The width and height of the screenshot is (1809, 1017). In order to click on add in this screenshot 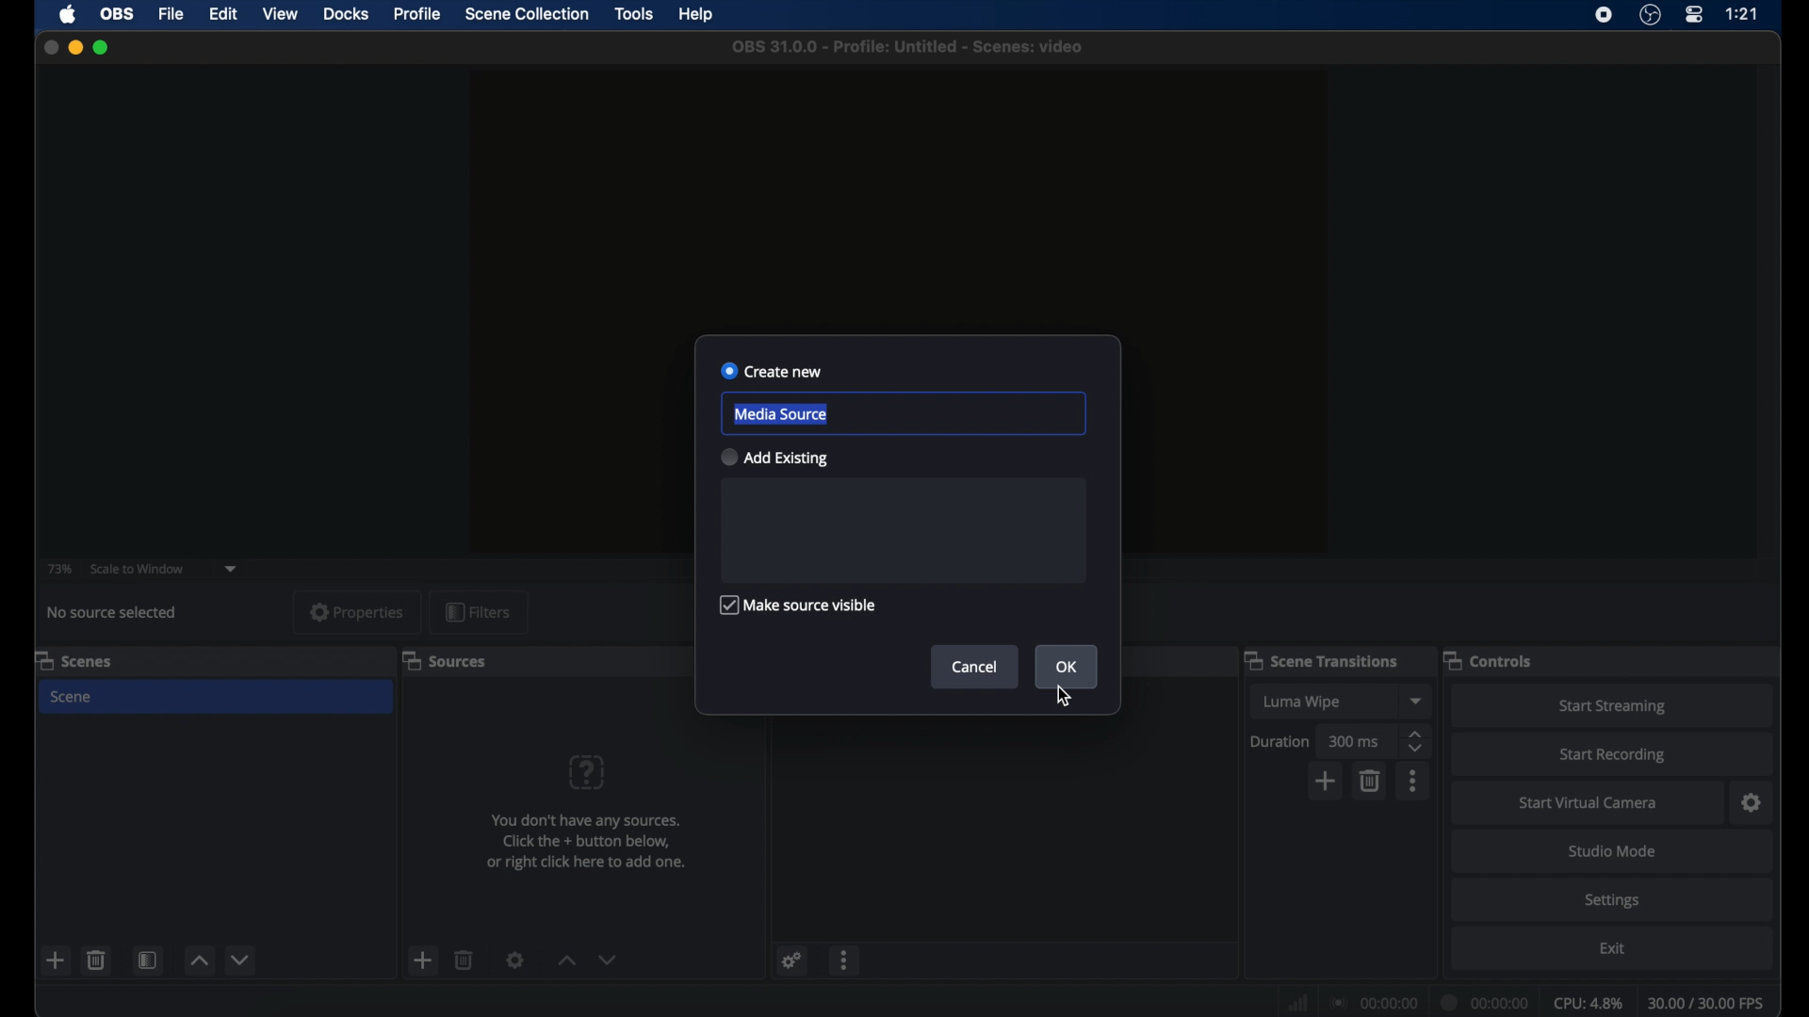, I will do `click(422, 960)`.